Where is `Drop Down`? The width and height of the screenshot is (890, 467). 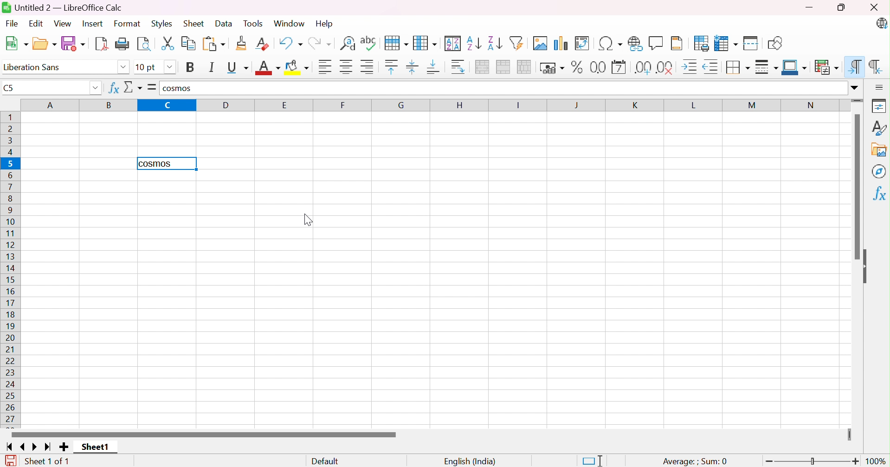 Drop Down is located at coordinates (169, 67).